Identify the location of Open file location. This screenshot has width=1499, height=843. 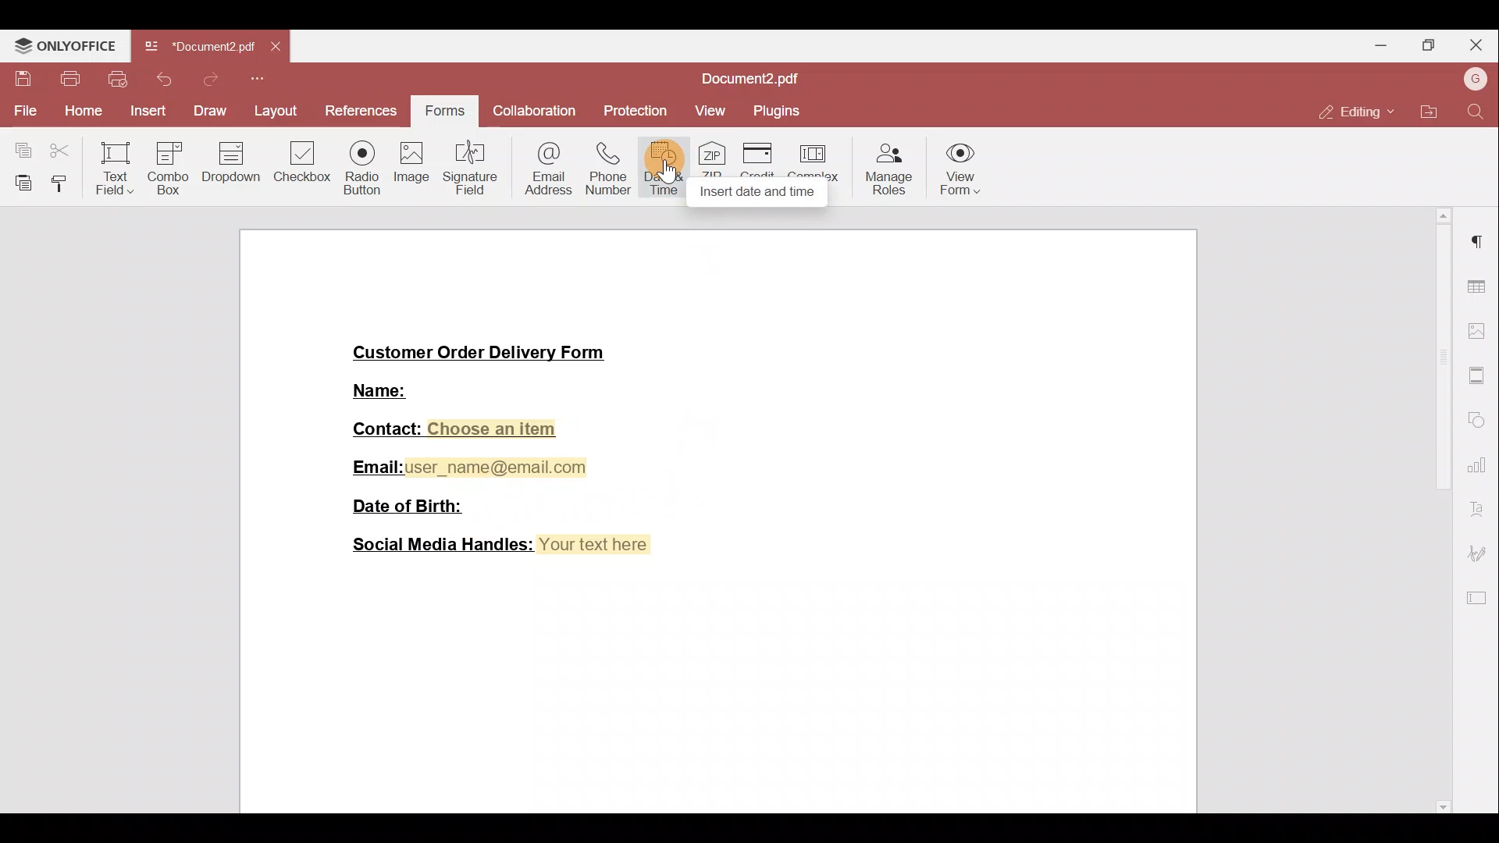
(1430, 112).